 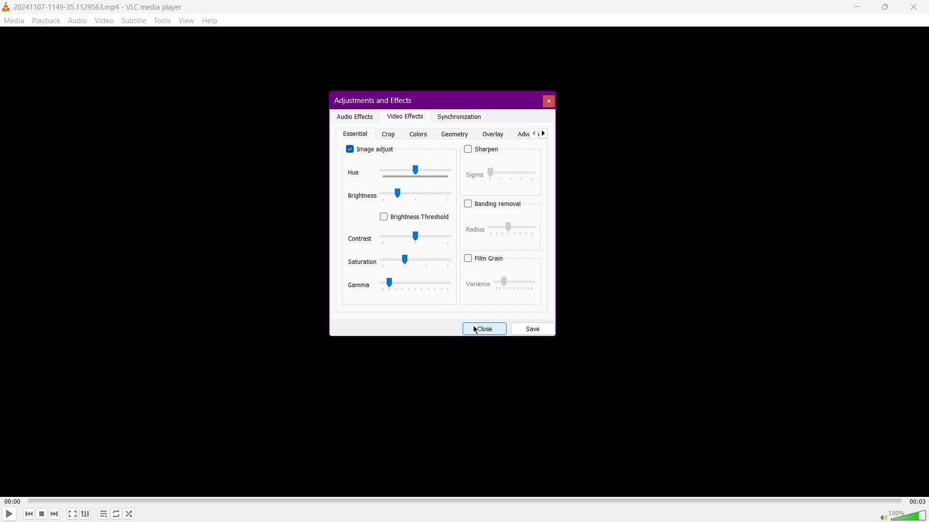 What do you see at coordinates (499, 282) in the screenshot?
I see `Variance` at bounding box center [499, 282].